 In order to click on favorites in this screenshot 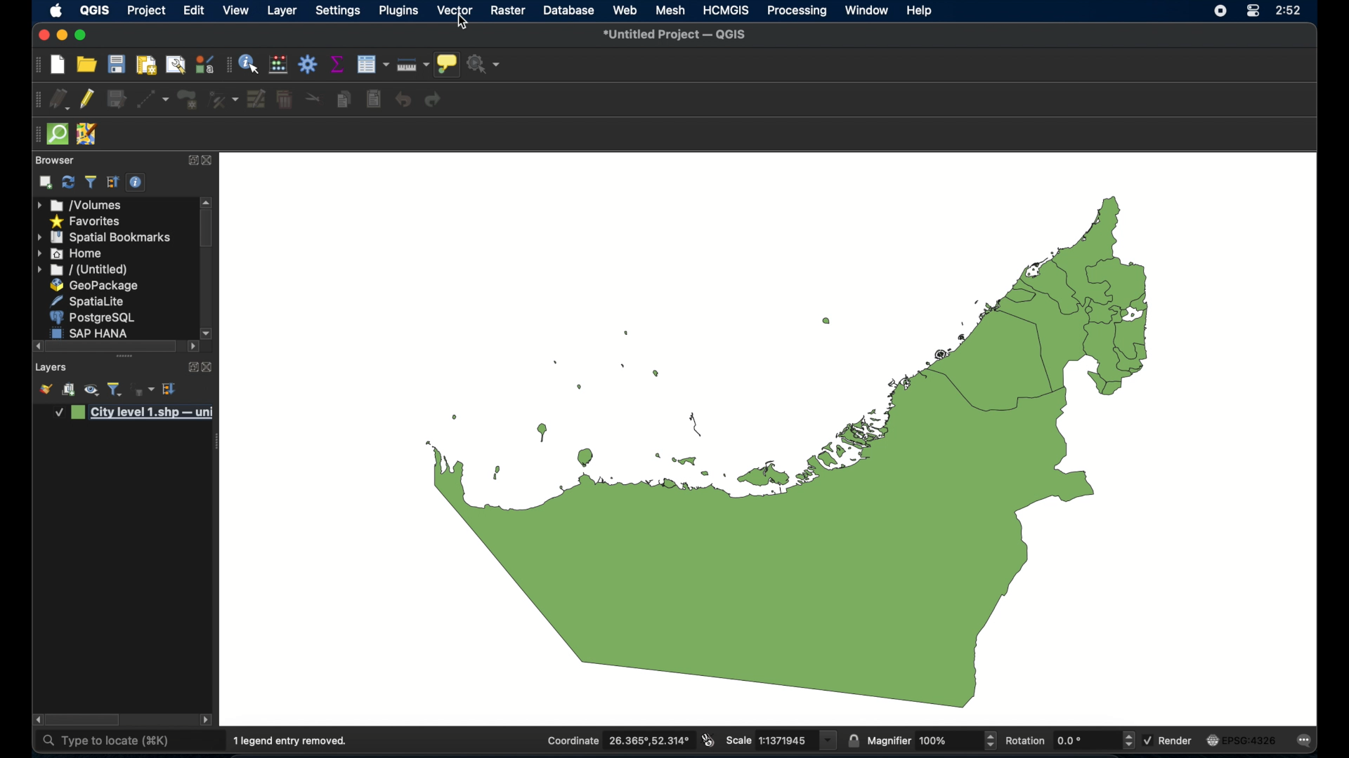, I will do `click(86, 222)`.